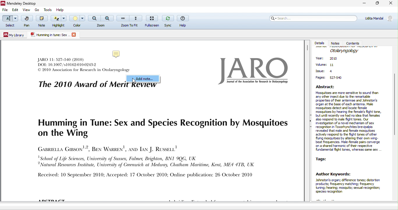 This screenshot has width=398, height=210. Describe the element at coordinates (5, 10) in the screenshot. I see `file` at that location.